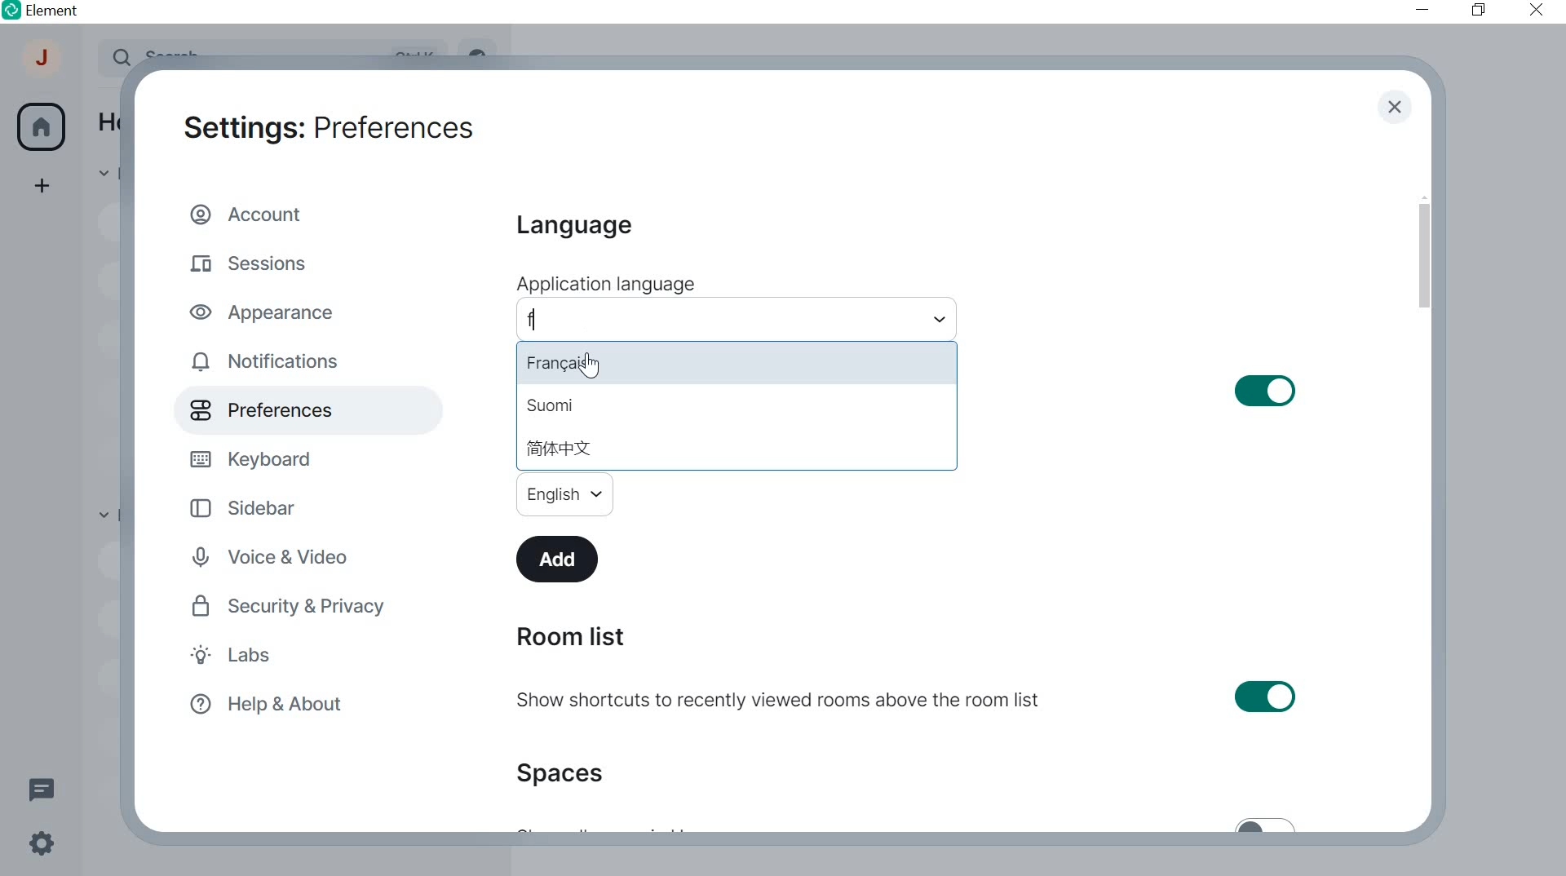 The width and height of the screenshot is (1566, 876). Describe the element at coordinates (43, 62) in the screenshot. I see `ACCOUNT` at that location.